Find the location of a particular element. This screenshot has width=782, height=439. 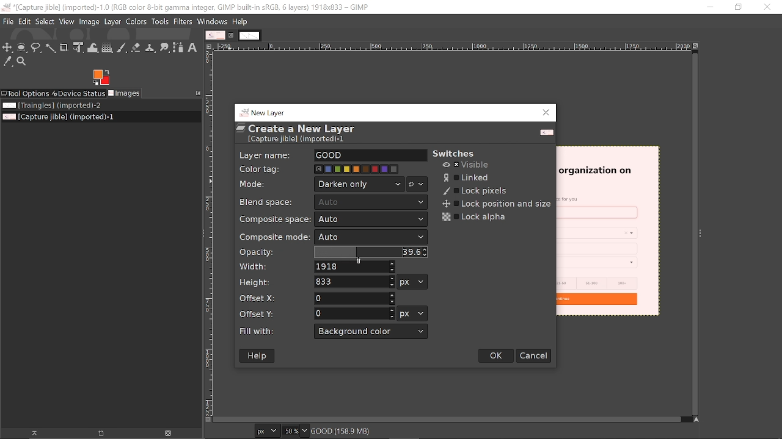

Toggle quick mask on/off is located at coordinates (207, 421).